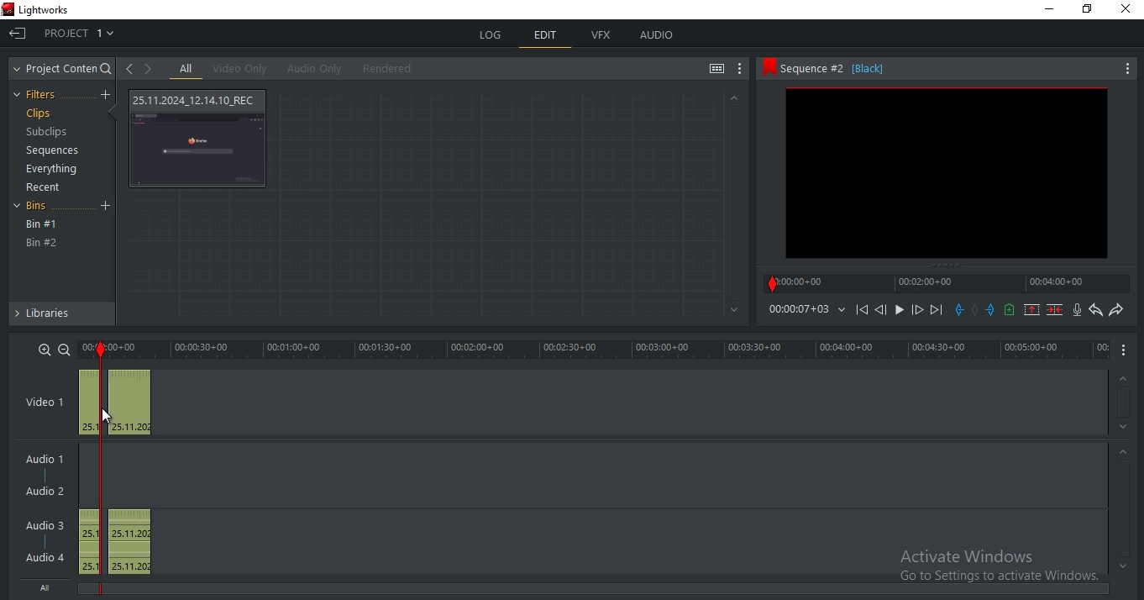  What do you see at coordinates (545, 36) in the screenshot?
I see `edit` at bounding box center [545, 36].